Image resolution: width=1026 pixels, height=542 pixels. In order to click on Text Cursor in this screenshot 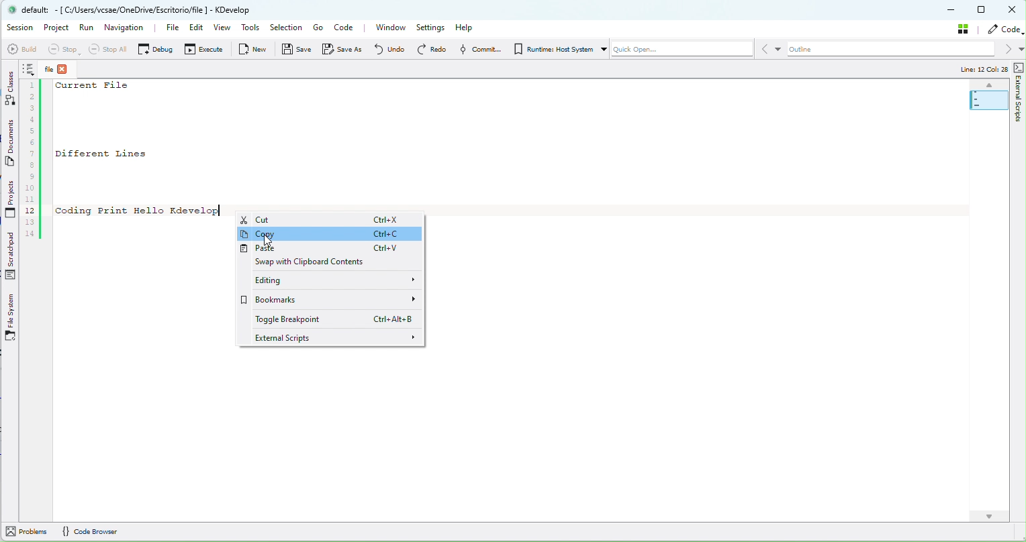, I will do `click(223, 210)`.